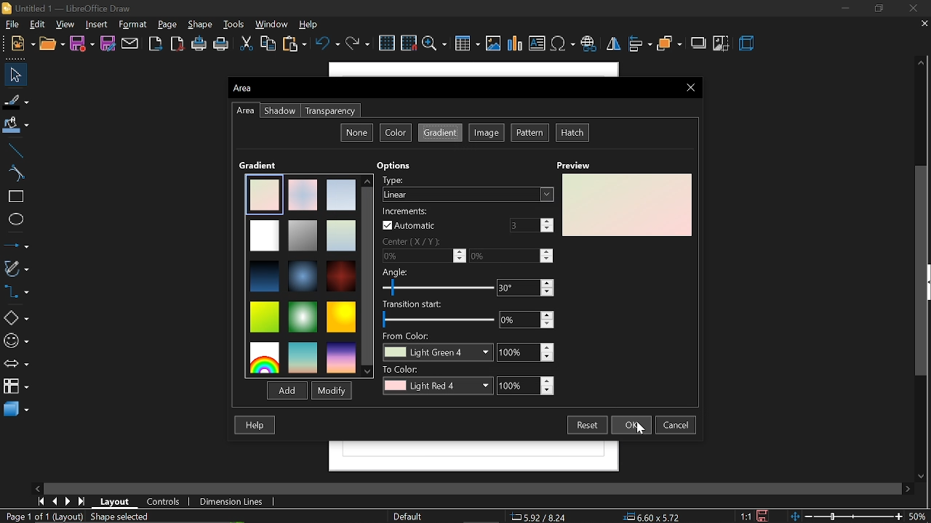 The width and height of the screenshot is (931, 523). Describe the element at coordinates (81, 502) in the screenshot. I see `go to last page` at that location.